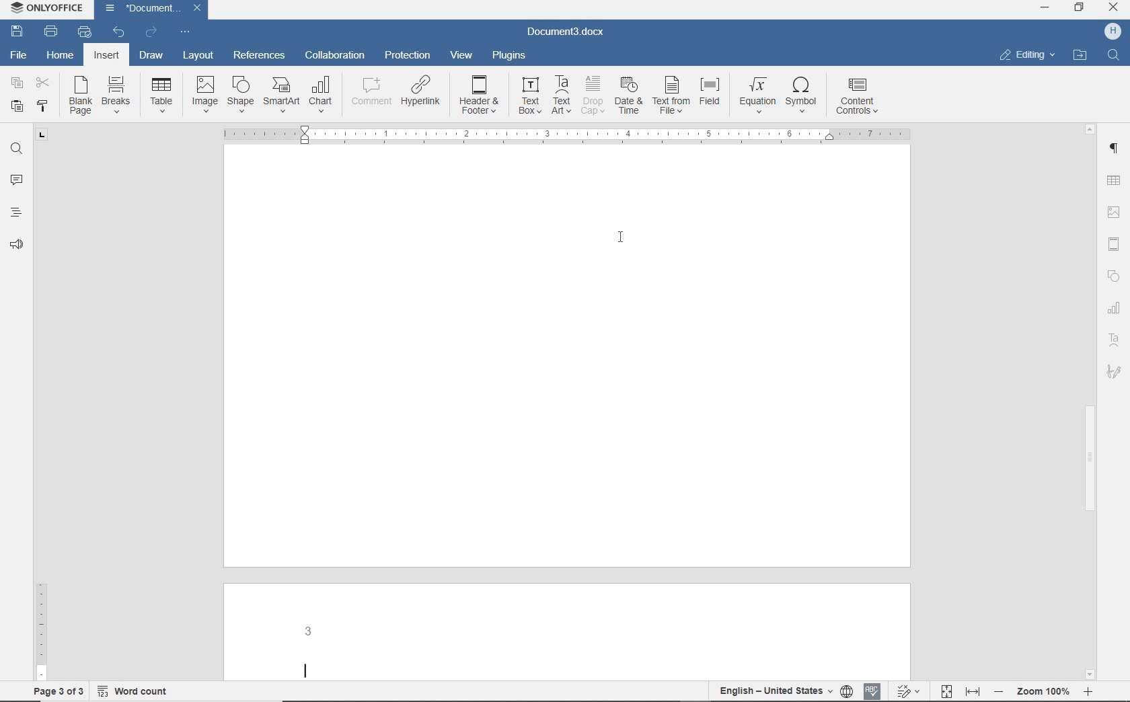 This screenshot has height=702, width=1130. Describe the element at coordinates (804, 93) in the screenshot. I see `SYMBOL` at that location.